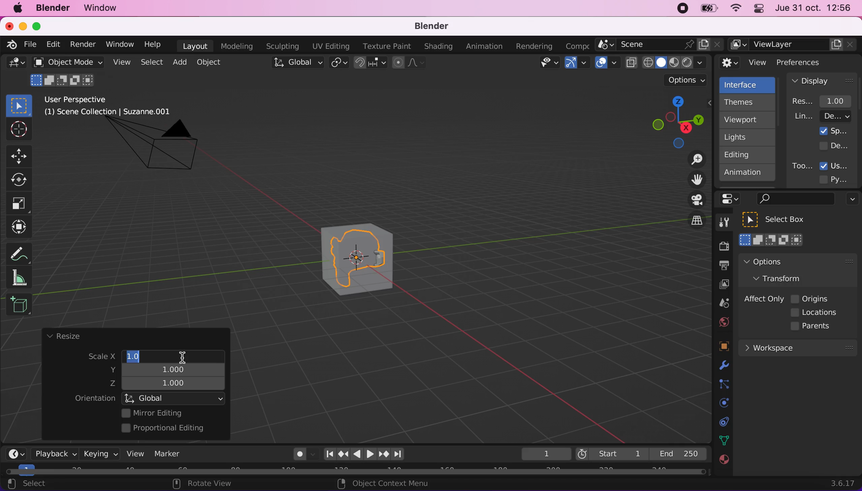 This screenshot has width=862, height=491. I want to click on world, so click(722, 321).